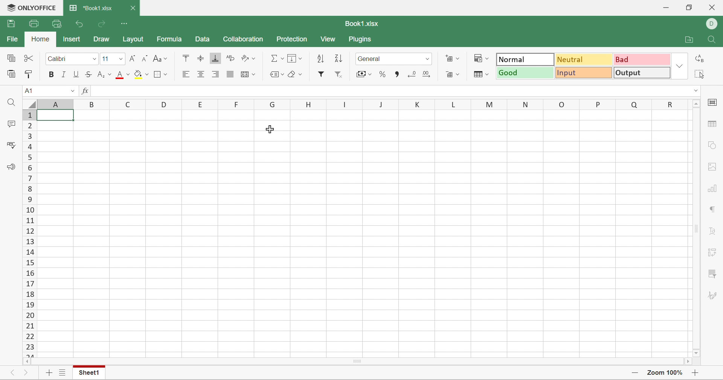 The height and width of the screenshot is (380, 723). What do you see at coordinates (31, 263) in the screenshot?
I see `15` at bounding box center [31, 263].